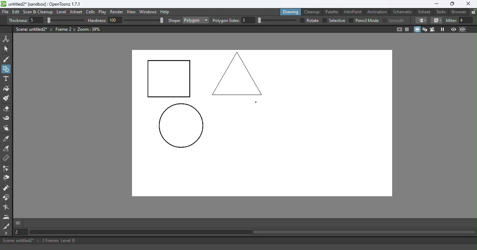 The height and width of the screenshot is (250, 477). Describe the element at coordinates (453, 30) in the screenshot. I see `Preview` at that location.